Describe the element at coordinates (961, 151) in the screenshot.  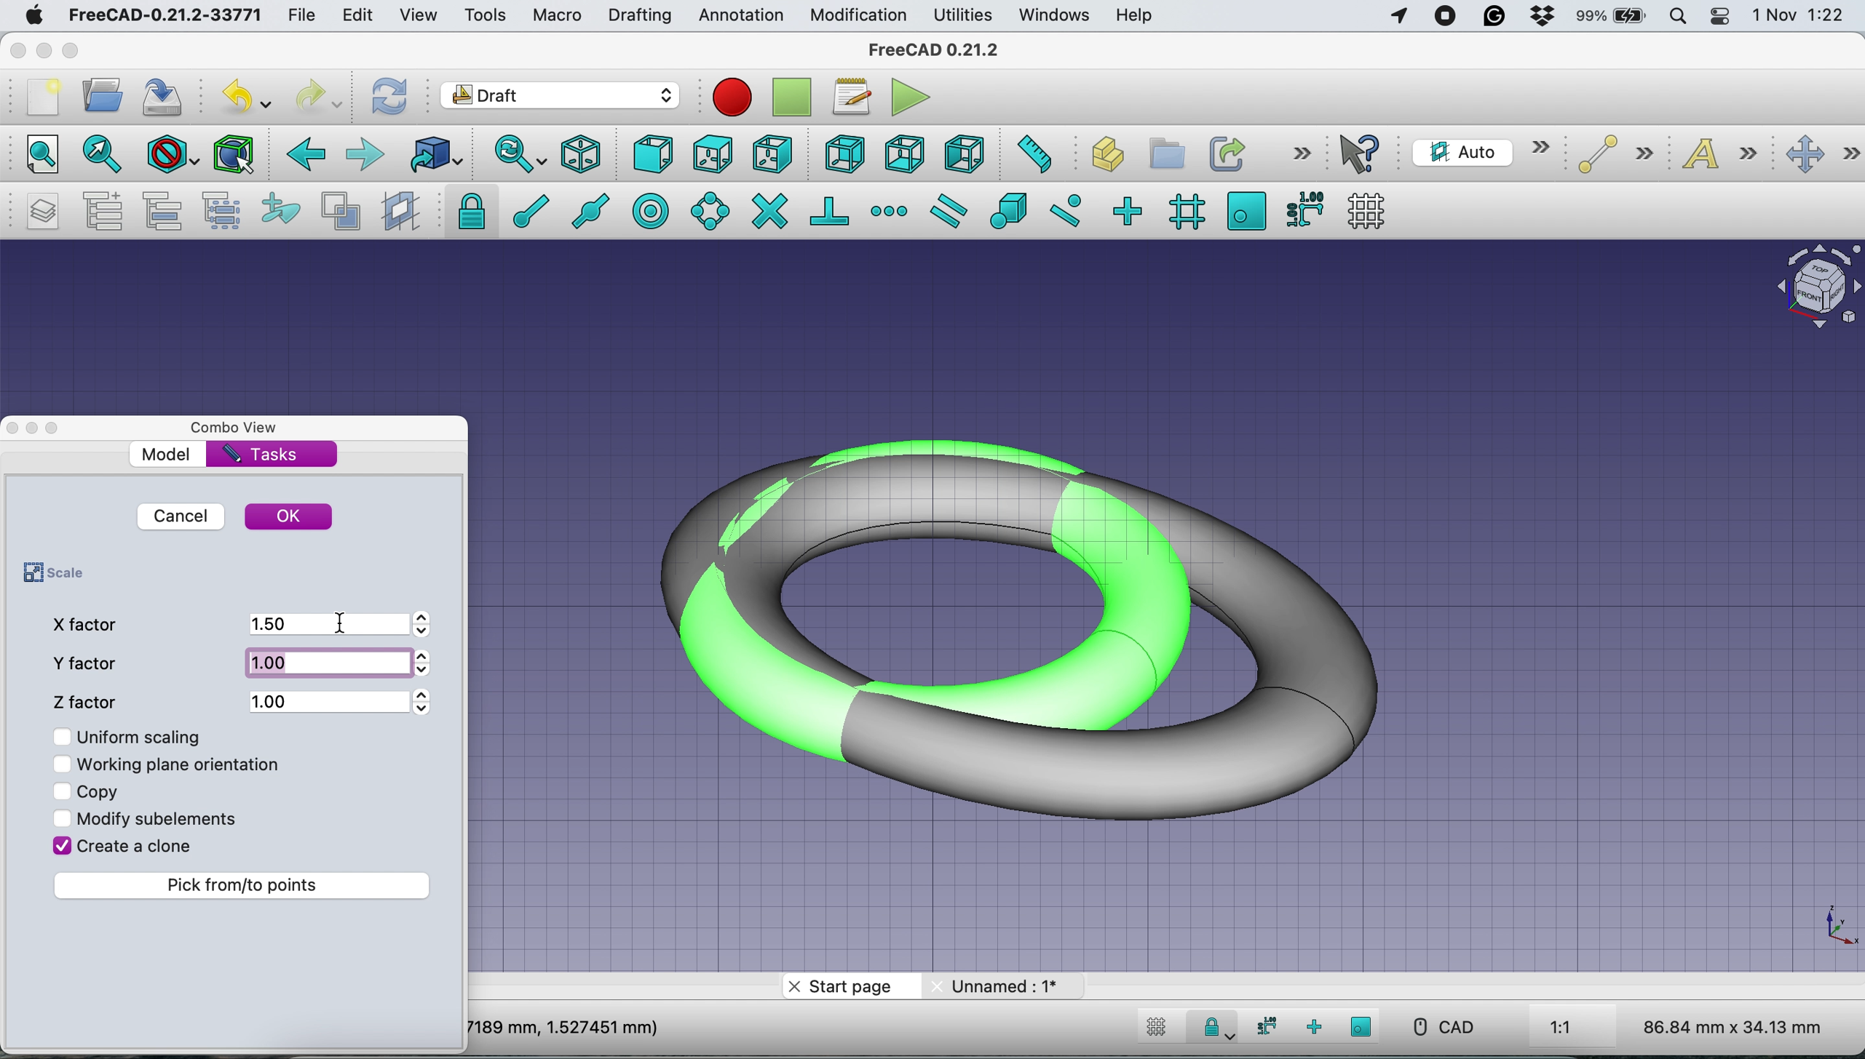
I see `left` at that location.